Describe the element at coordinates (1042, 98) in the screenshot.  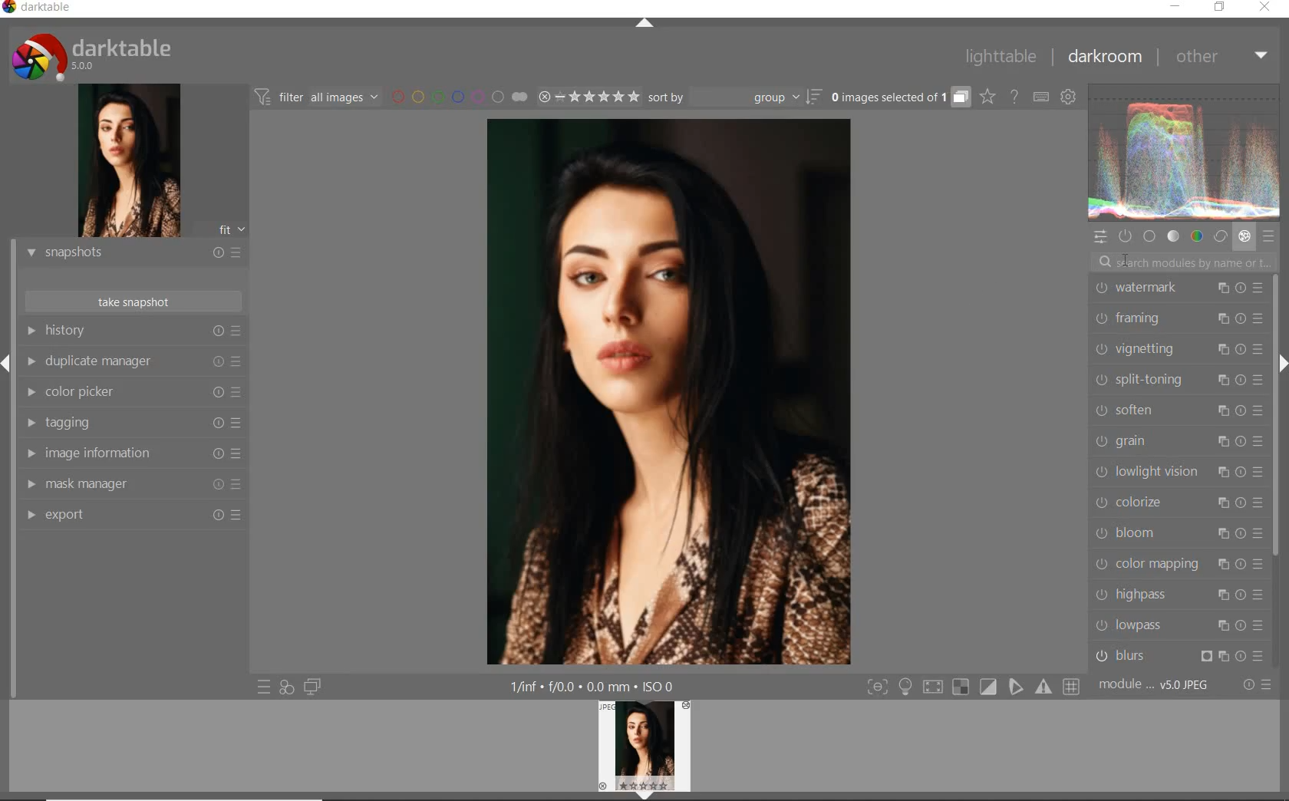
I see `set keyboard shortcuts` at that location.